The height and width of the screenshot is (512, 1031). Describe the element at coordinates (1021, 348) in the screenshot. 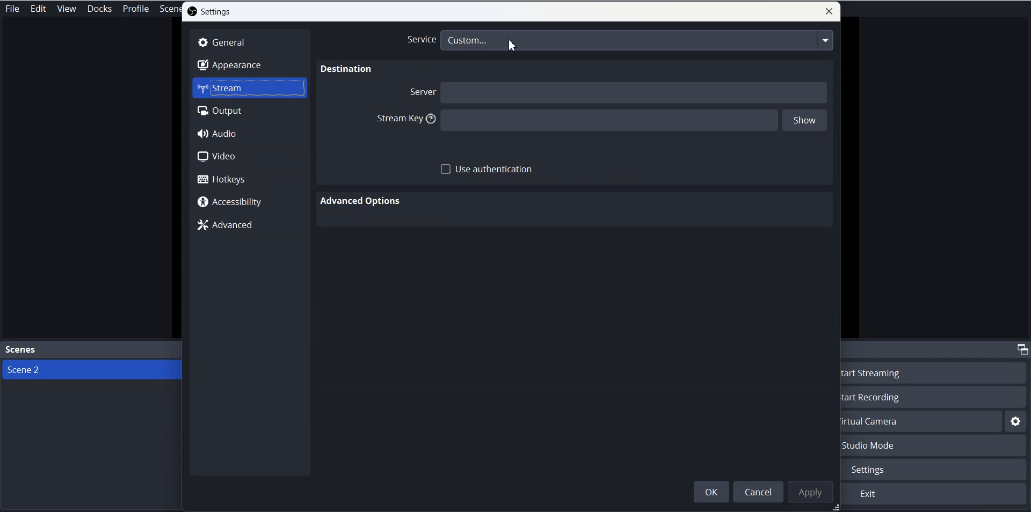

I see `minimise` at that location.